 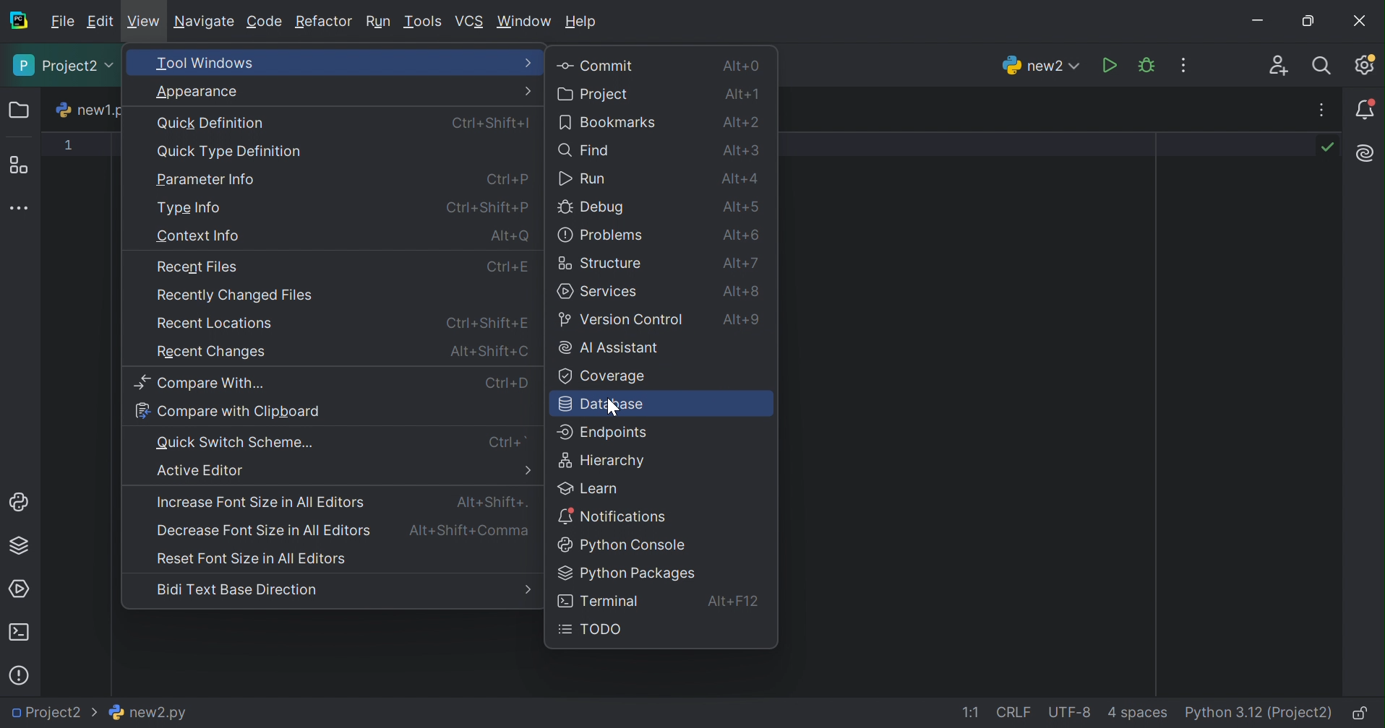 I want to click on AI Assistant, so click(x=1366, y=155).